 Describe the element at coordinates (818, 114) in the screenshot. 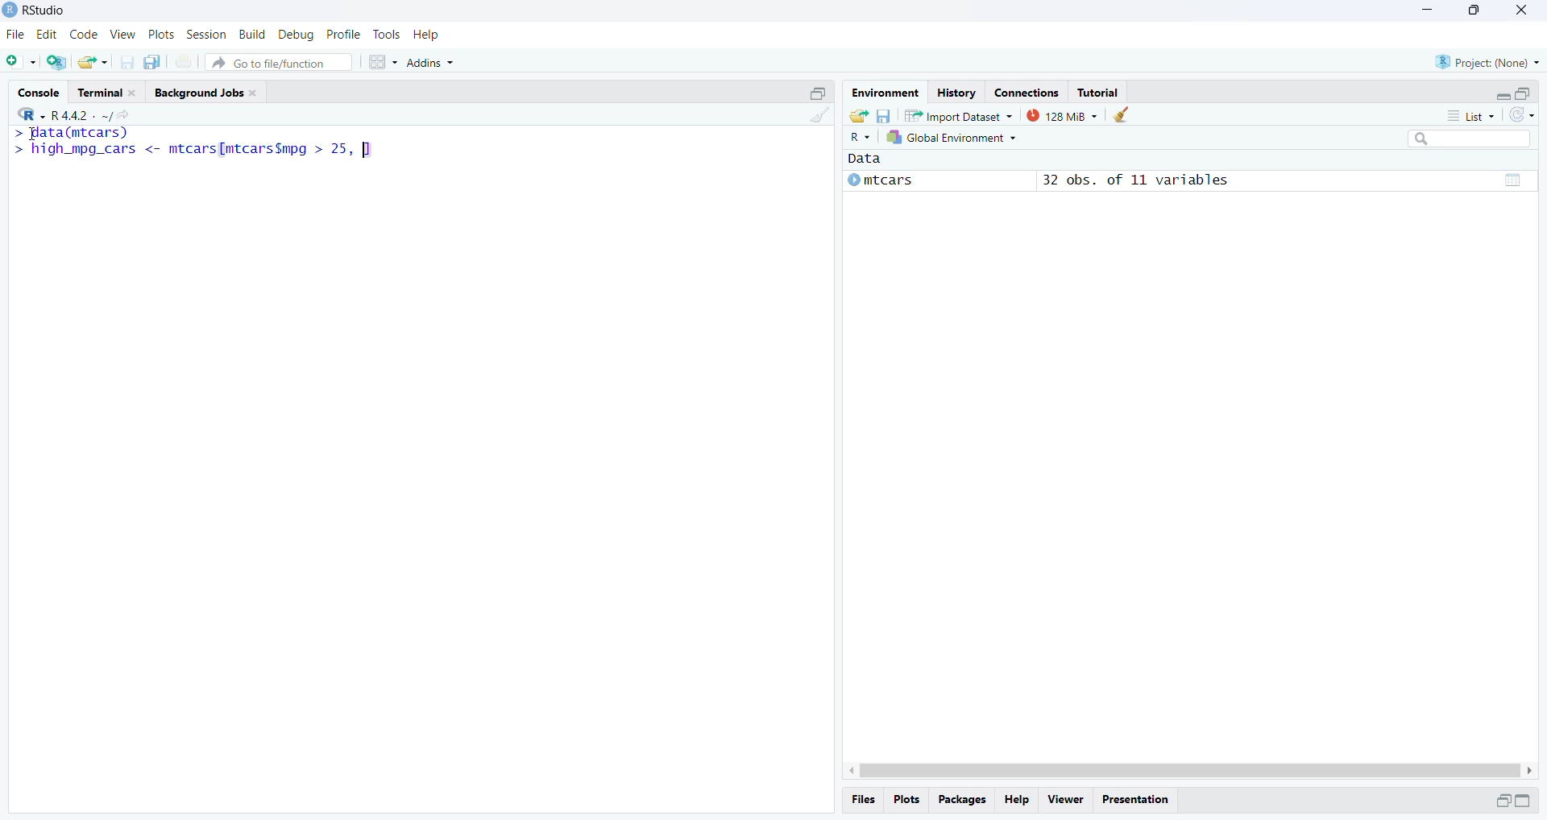

I see `clear console` at that location.